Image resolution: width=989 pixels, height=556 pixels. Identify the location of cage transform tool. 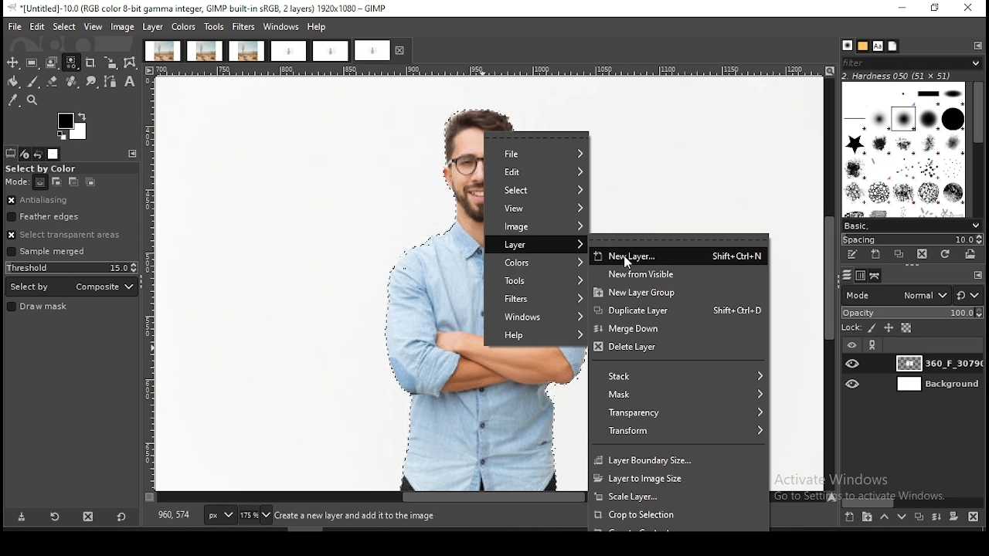
(131, 63).